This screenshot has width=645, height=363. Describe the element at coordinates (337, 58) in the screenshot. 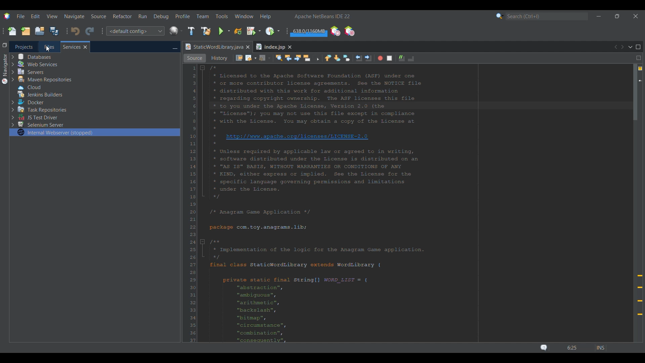

I see `Next bookmark` at that location.